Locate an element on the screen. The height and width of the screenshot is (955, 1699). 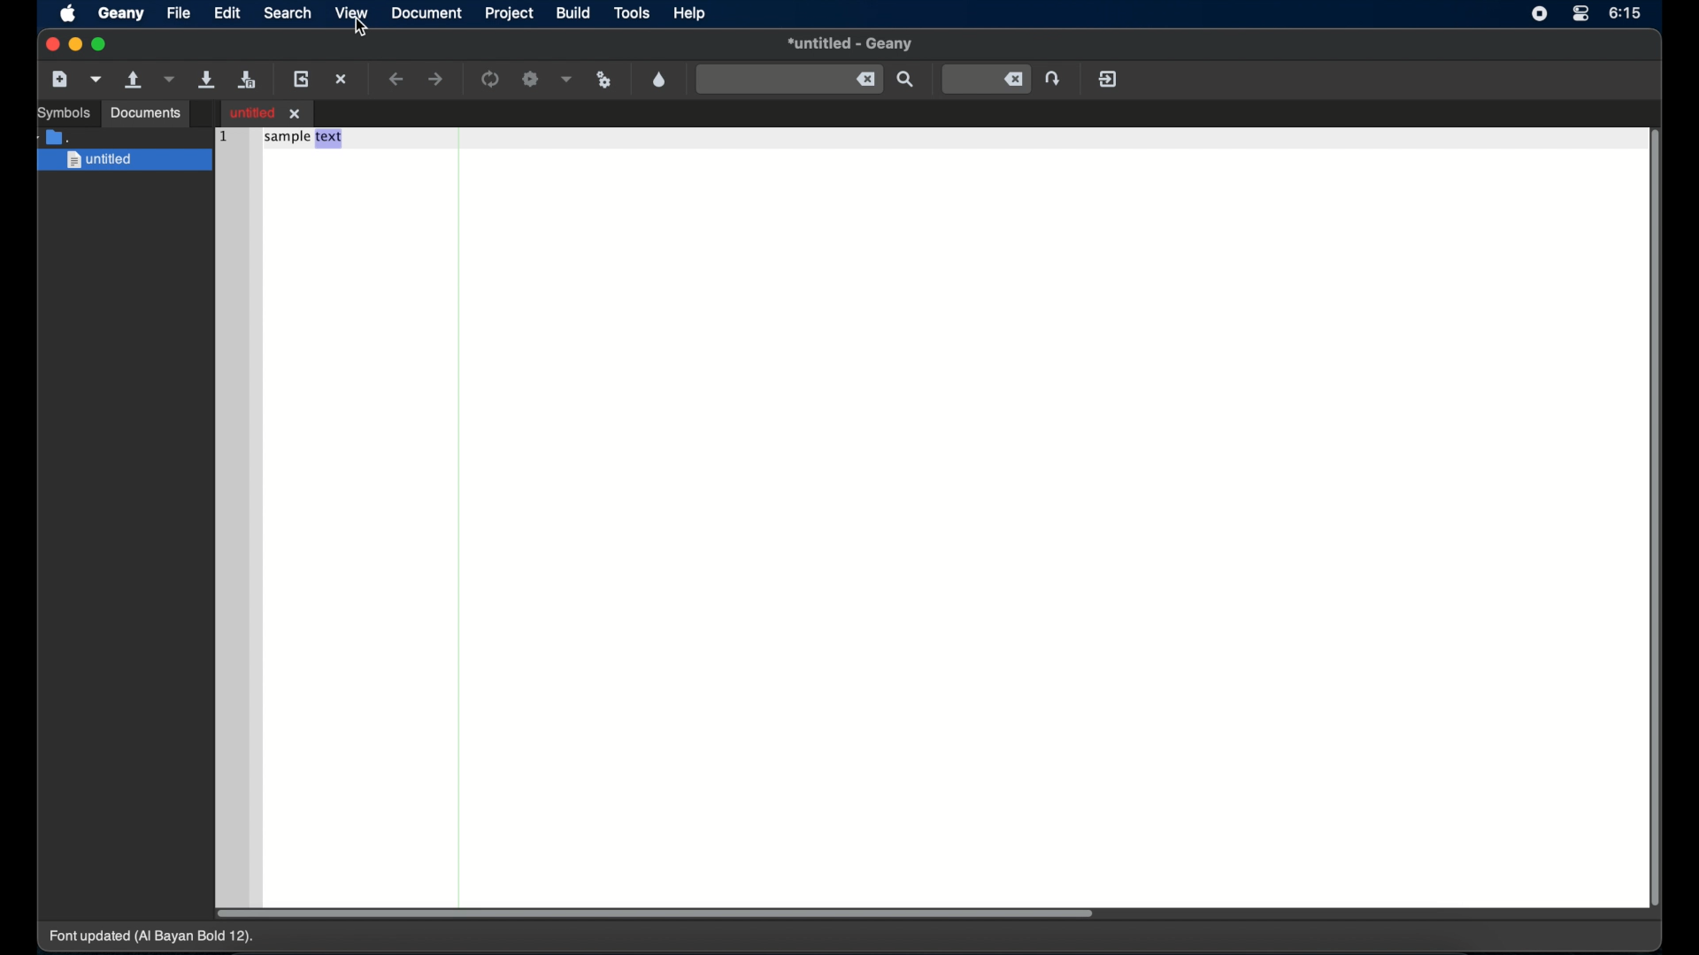
sample text is located at coordinates (304, 139).